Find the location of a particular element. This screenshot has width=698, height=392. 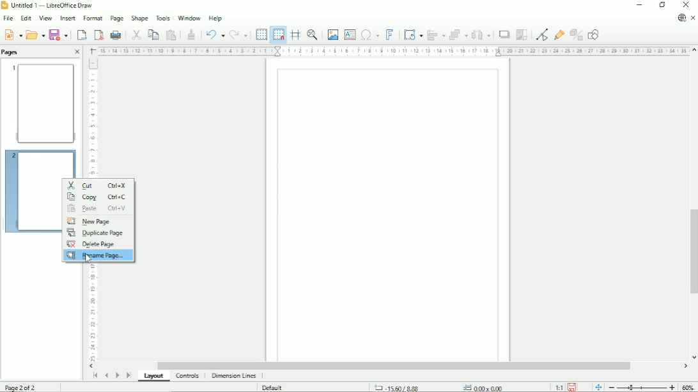

Shadow is located at coordinates (504, 34).